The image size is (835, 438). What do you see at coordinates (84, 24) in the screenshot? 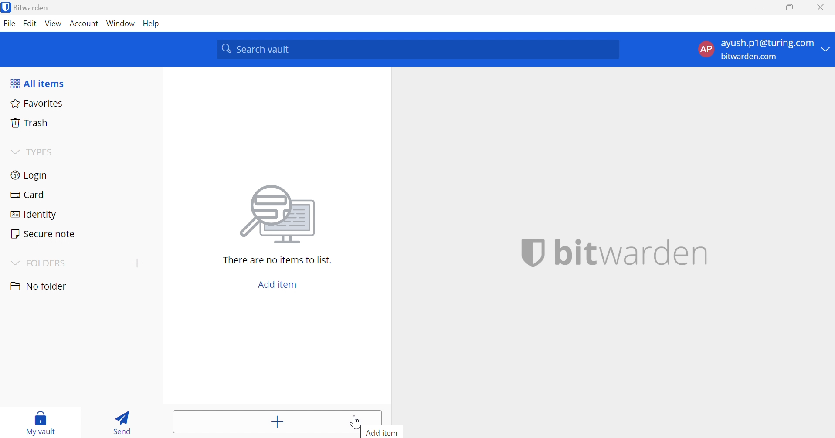
I see `Account` at bounding box center [84, 24].